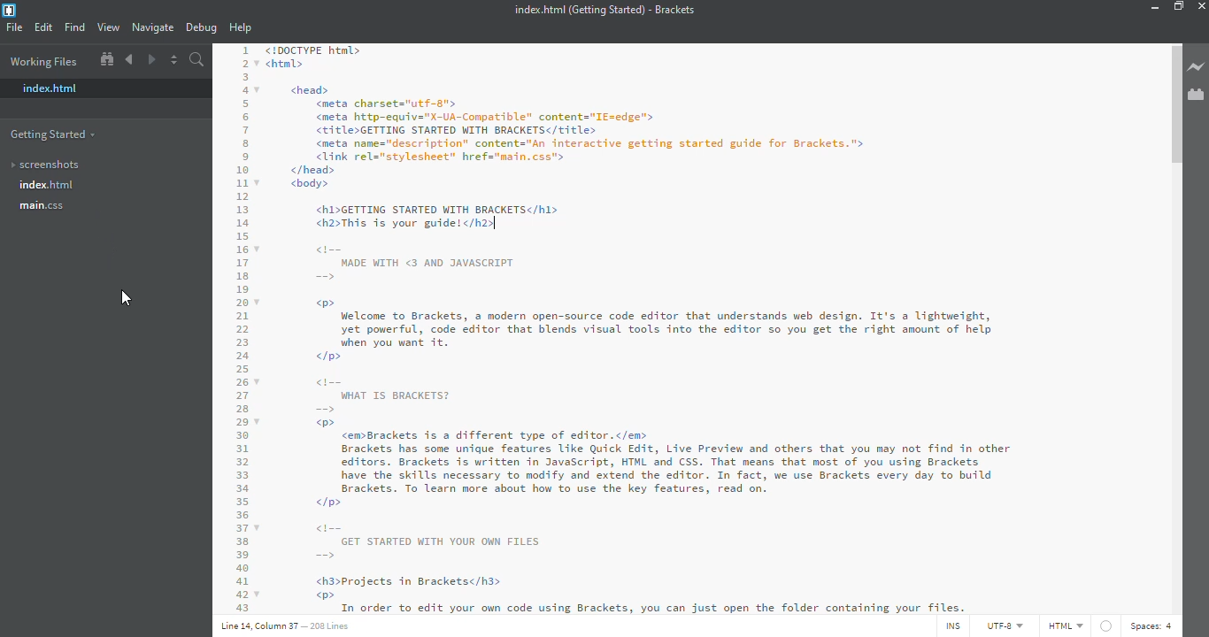 The width and height of the screenshot is (1209, 637). What do you see at coordinates (45, 61) in the screenshot?
I see `working files` at bounding box center [45, 61].